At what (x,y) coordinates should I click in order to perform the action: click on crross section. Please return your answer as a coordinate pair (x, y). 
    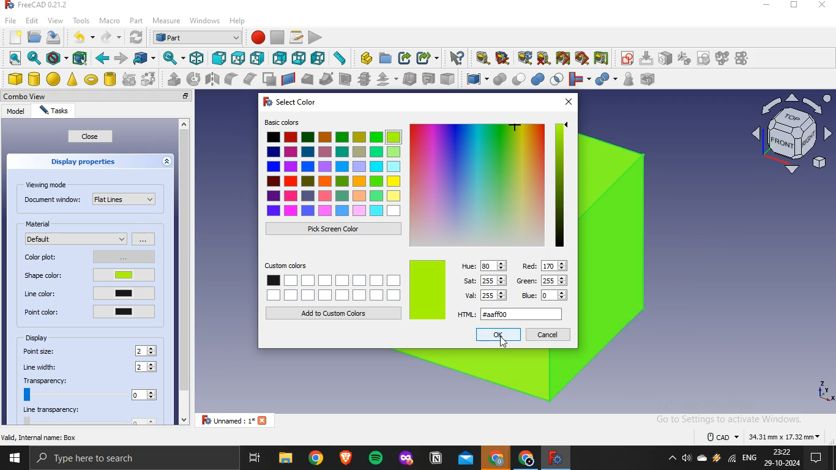
    Looking at the image, I should click on (364, 78).